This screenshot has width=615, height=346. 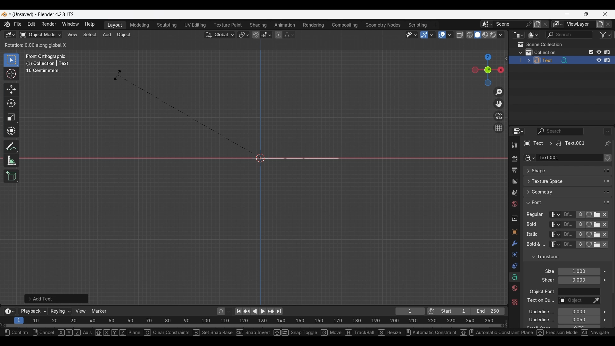 I want to click on Object menu, so click(x=124, y=35).